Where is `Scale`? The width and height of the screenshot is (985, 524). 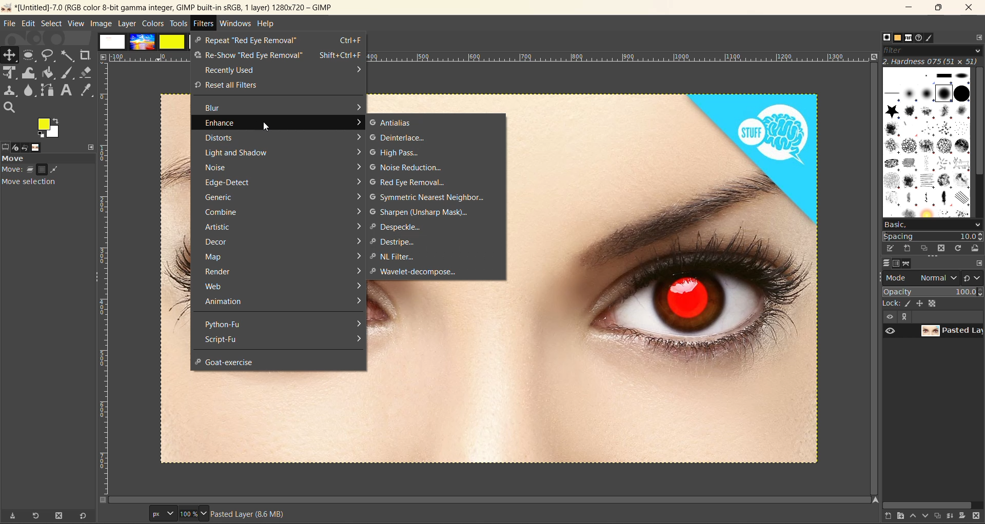 Scale is located at coordinates (11, 73).